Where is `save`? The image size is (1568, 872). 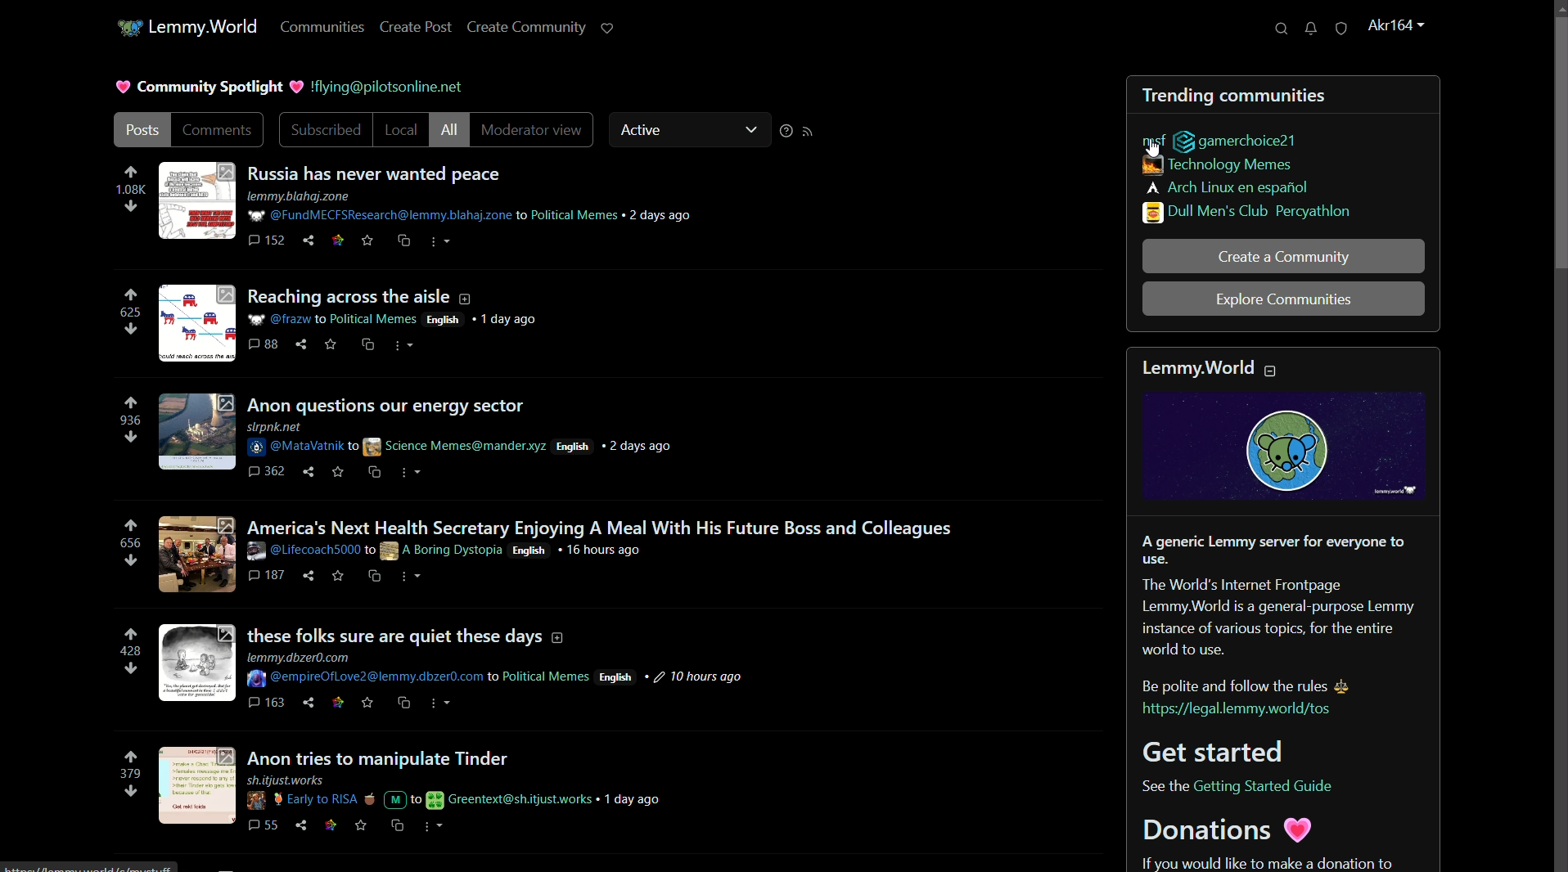 save is located at coordinates (336, 576).